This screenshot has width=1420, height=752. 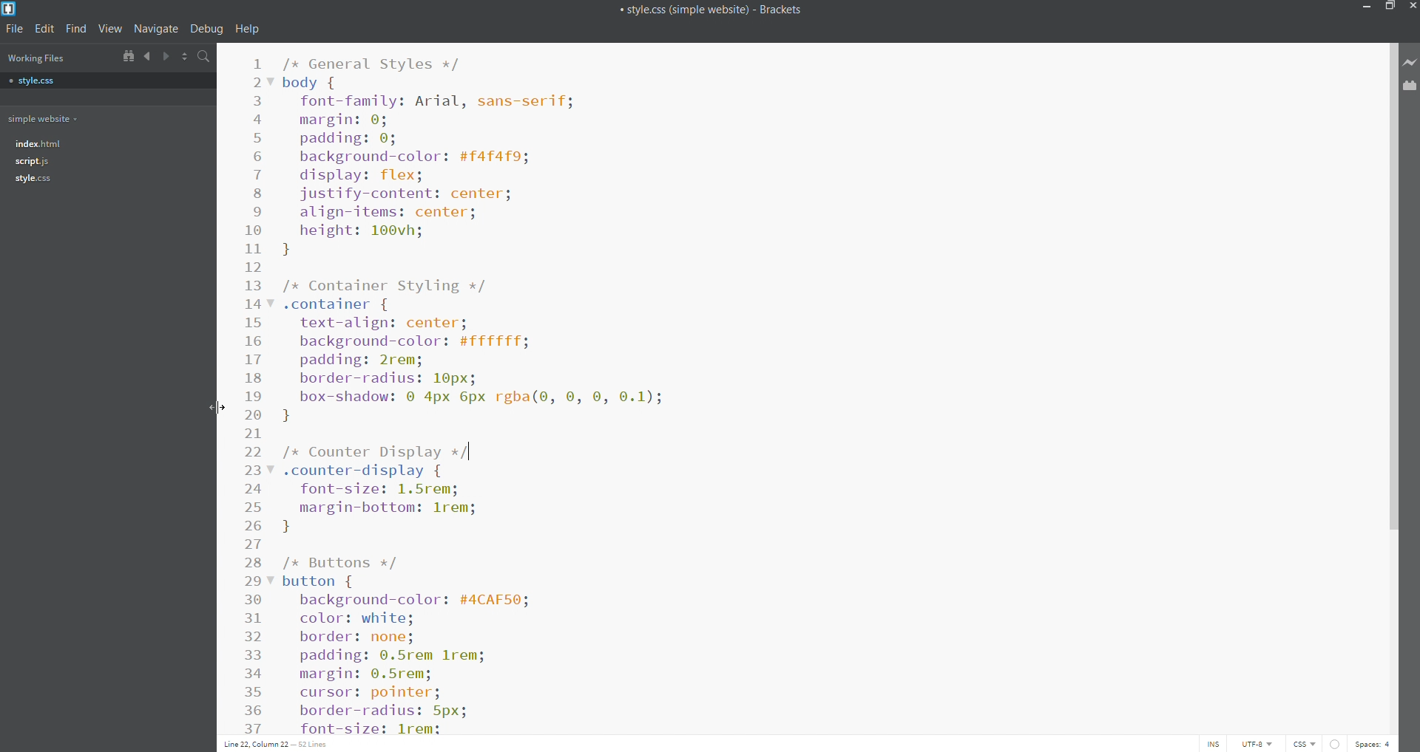 What do you see at coordinates (251, 392) in the screenshot?
I see `line number` at bounding box center [251, 392].